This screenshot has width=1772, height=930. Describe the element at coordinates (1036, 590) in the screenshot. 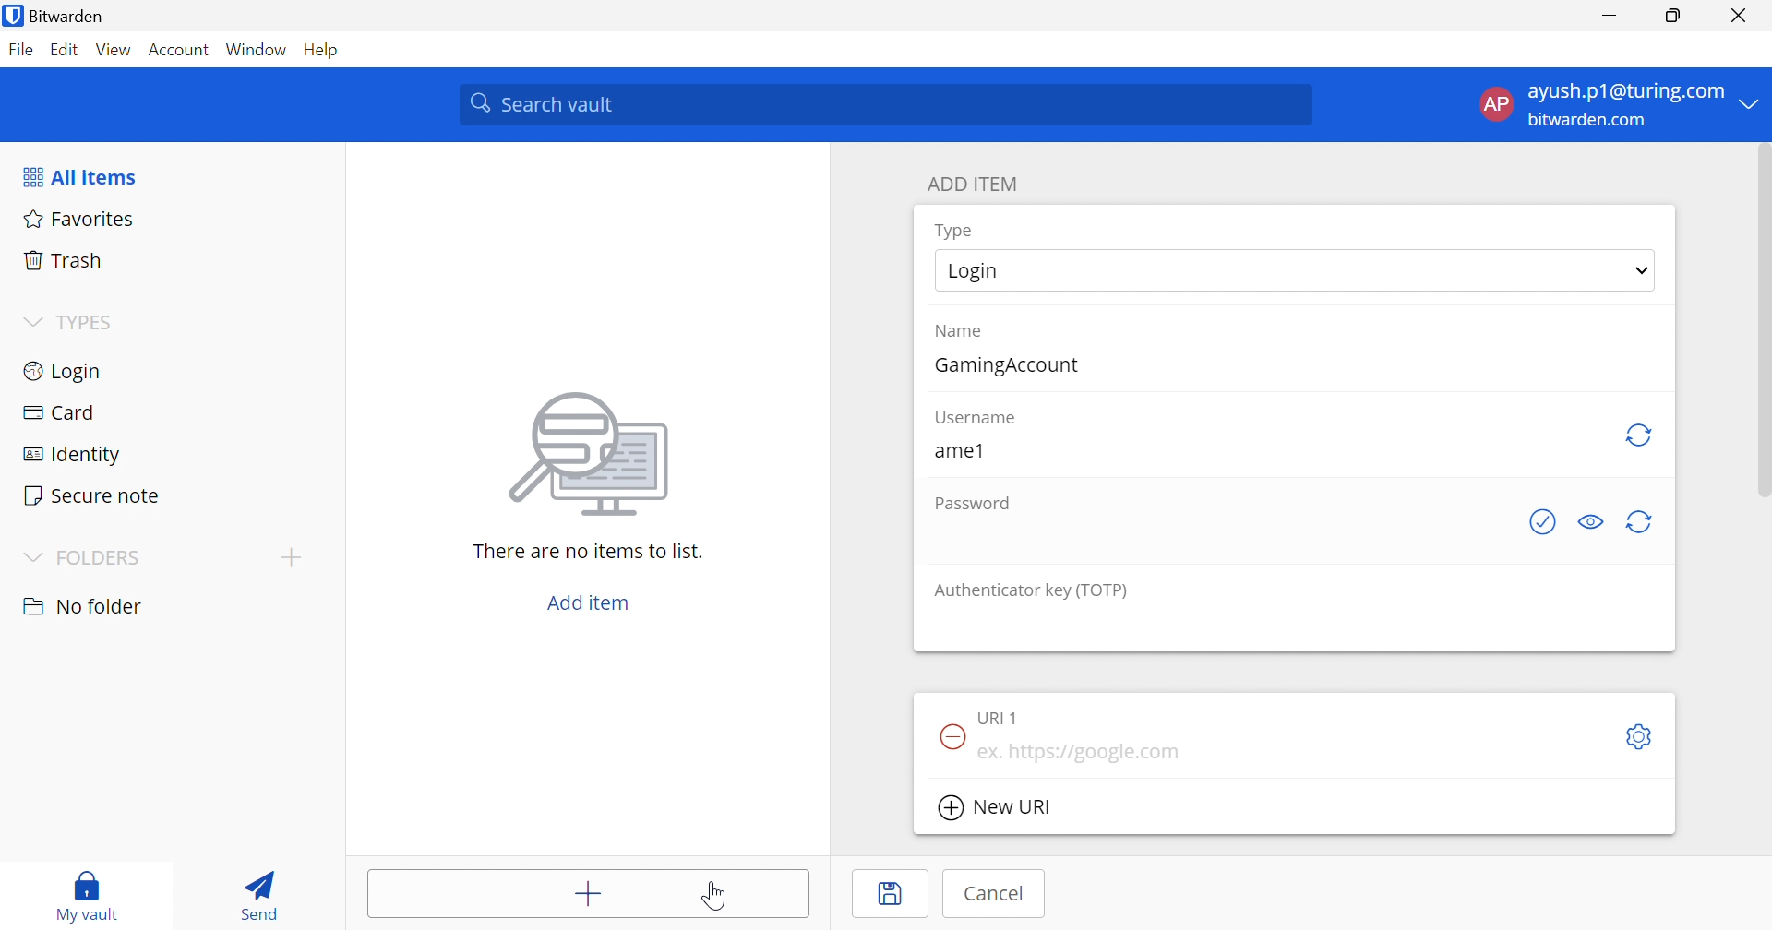

I see `Authenticator key (TOTP)` at that location.